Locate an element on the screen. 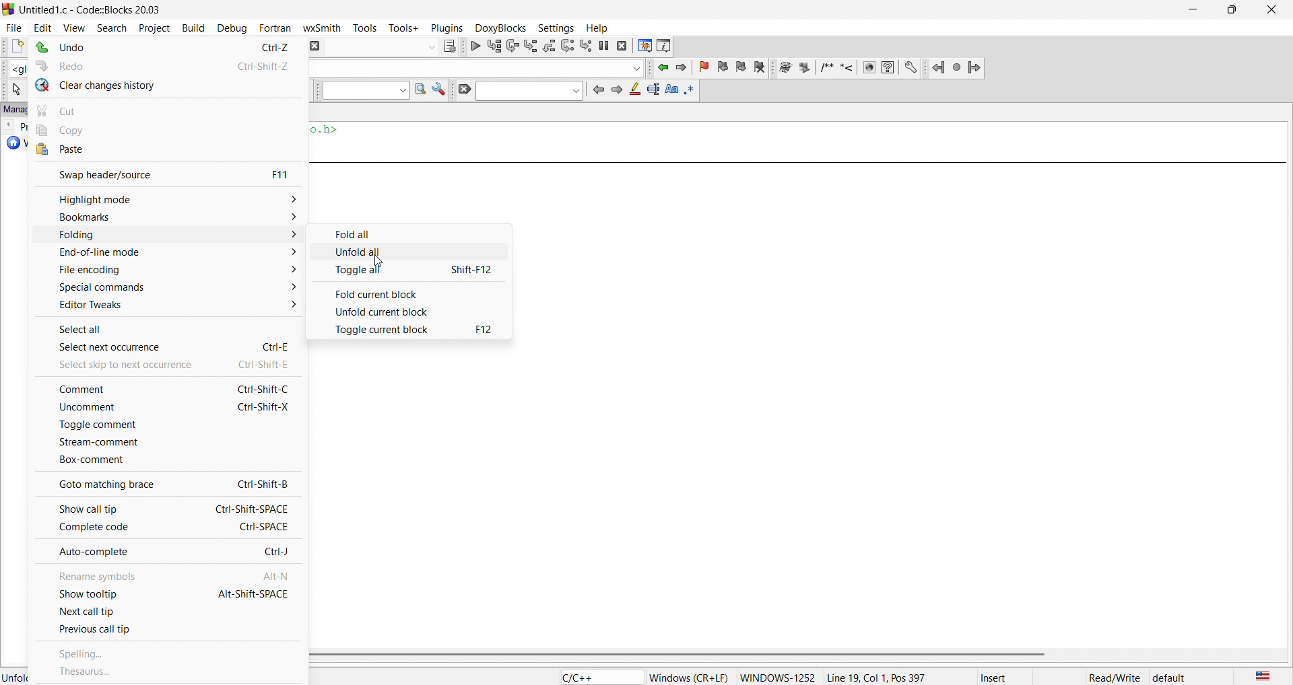 The height and width of the screenshot is (685, 1293). undo is located at coordinates (165, 48).